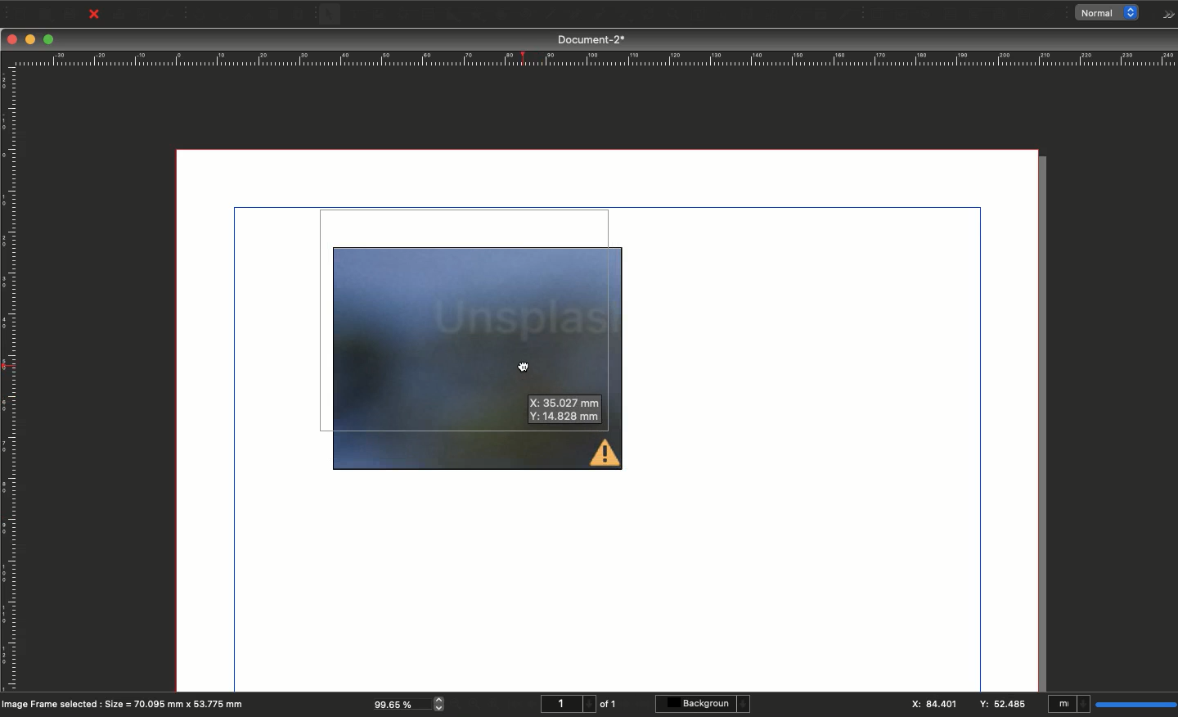 The height and width of the screenshot is (717, 1178). I want to click on Undo, so click(200, 15).